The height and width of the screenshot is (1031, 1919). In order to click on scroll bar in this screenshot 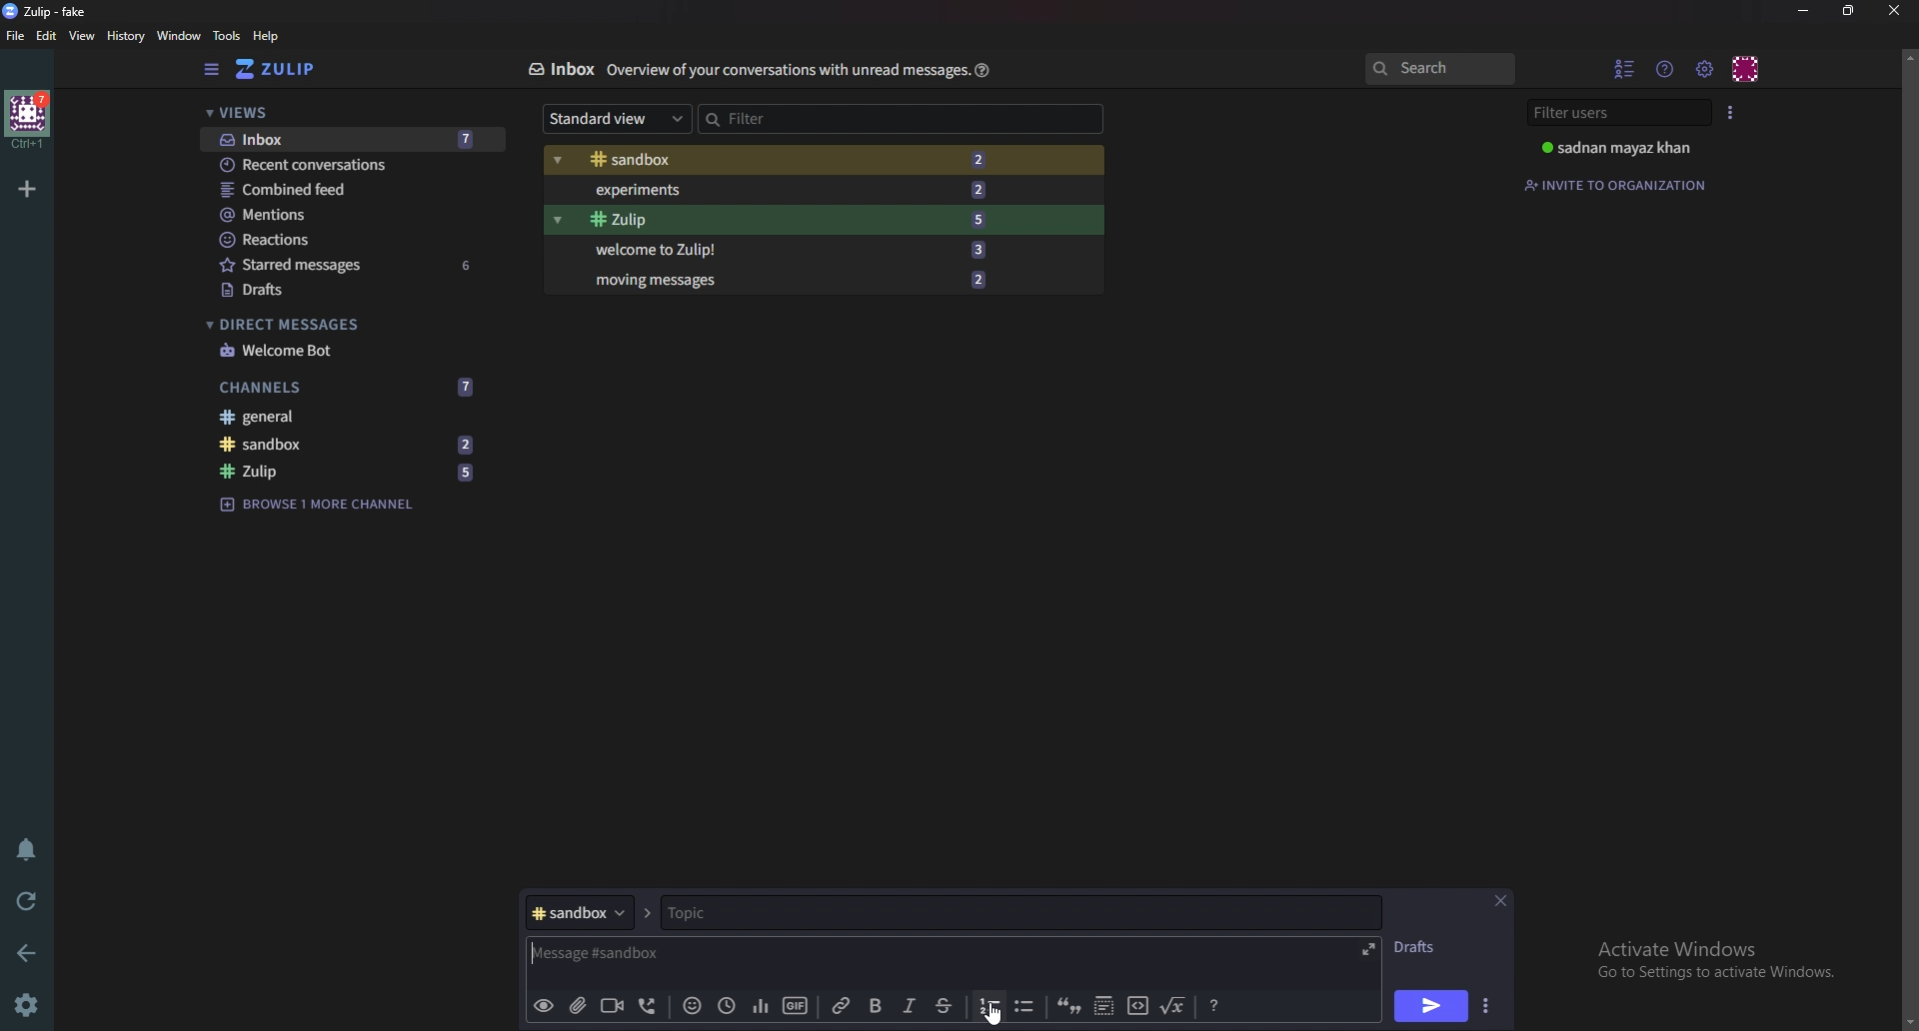, I will do `click(1908, 537)`.